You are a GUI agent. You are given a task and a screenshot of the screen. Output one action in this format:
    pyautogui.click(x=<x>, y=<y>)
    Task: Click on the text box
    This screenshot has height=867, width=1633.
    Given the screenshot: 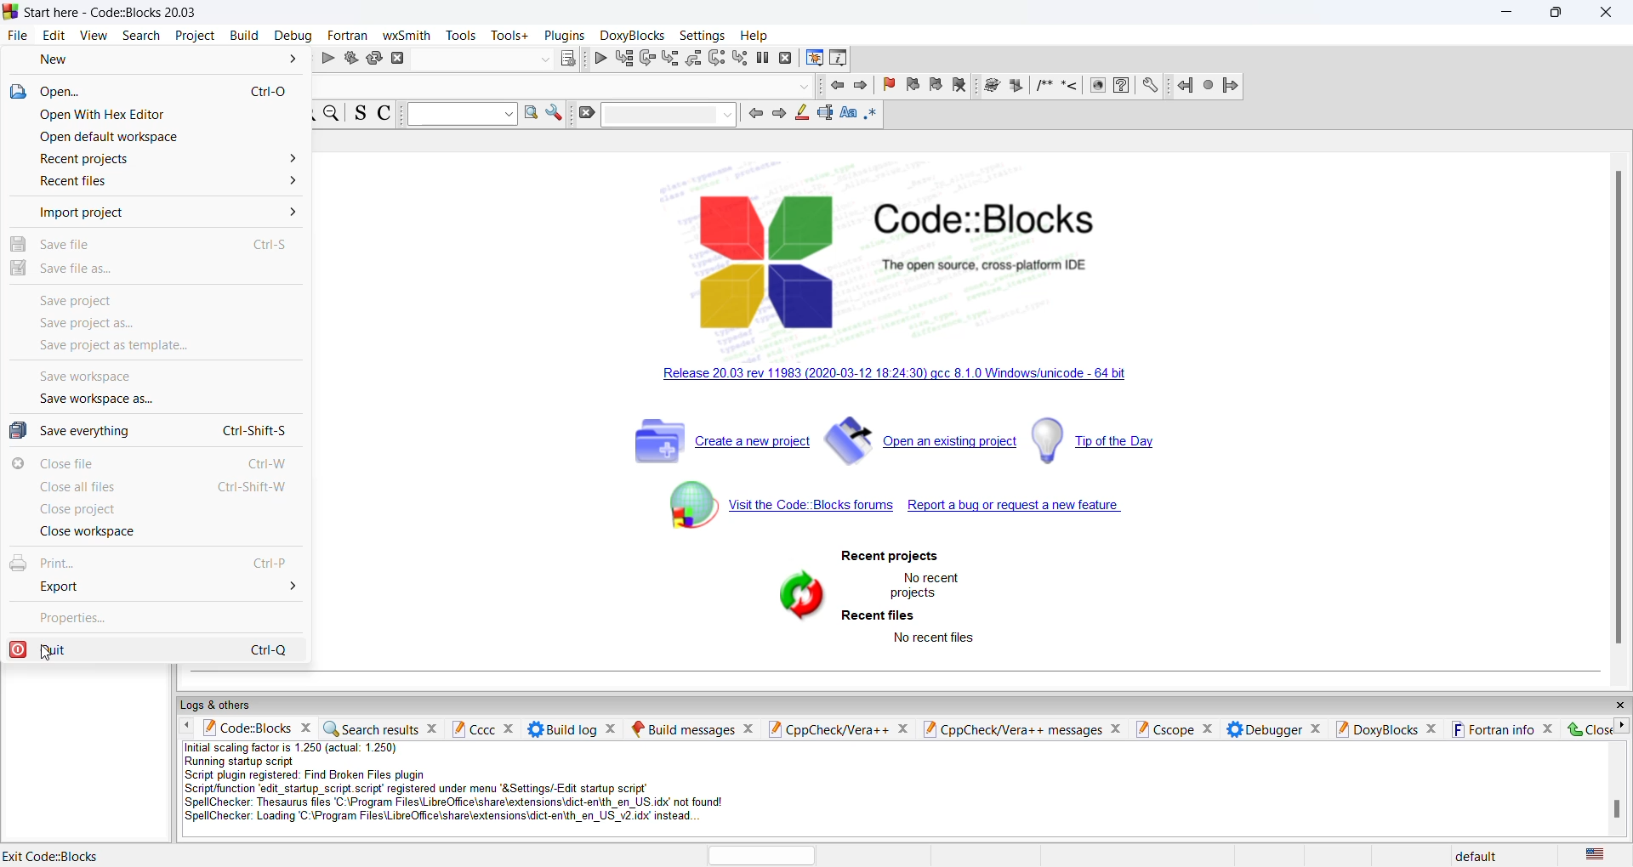 What is the action you would take?
    pyautogui.click(x=670, y=114)
    